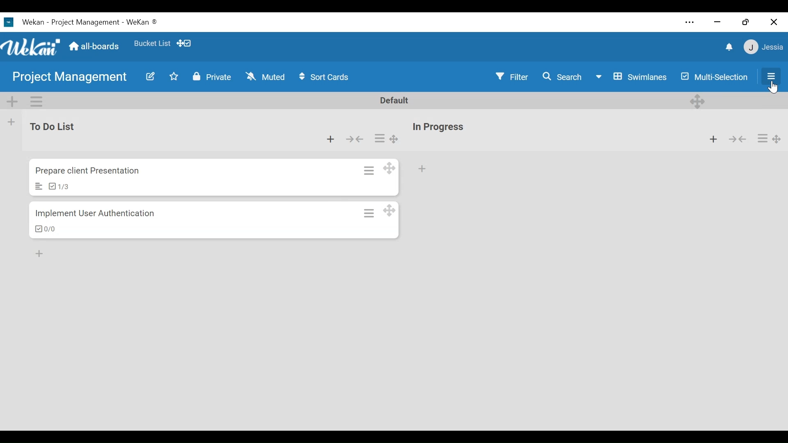 This screenshot has width=788, height=443. Describe the element at coordinates (698, 101) in the screenshot. I see `Desktop drag handle` at that location.